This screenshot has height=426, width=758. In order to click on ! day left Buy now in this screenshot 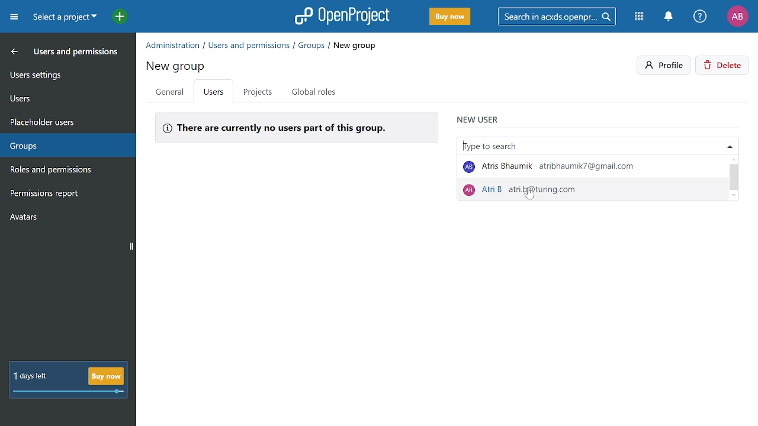, I will do `click(68, 380)`.